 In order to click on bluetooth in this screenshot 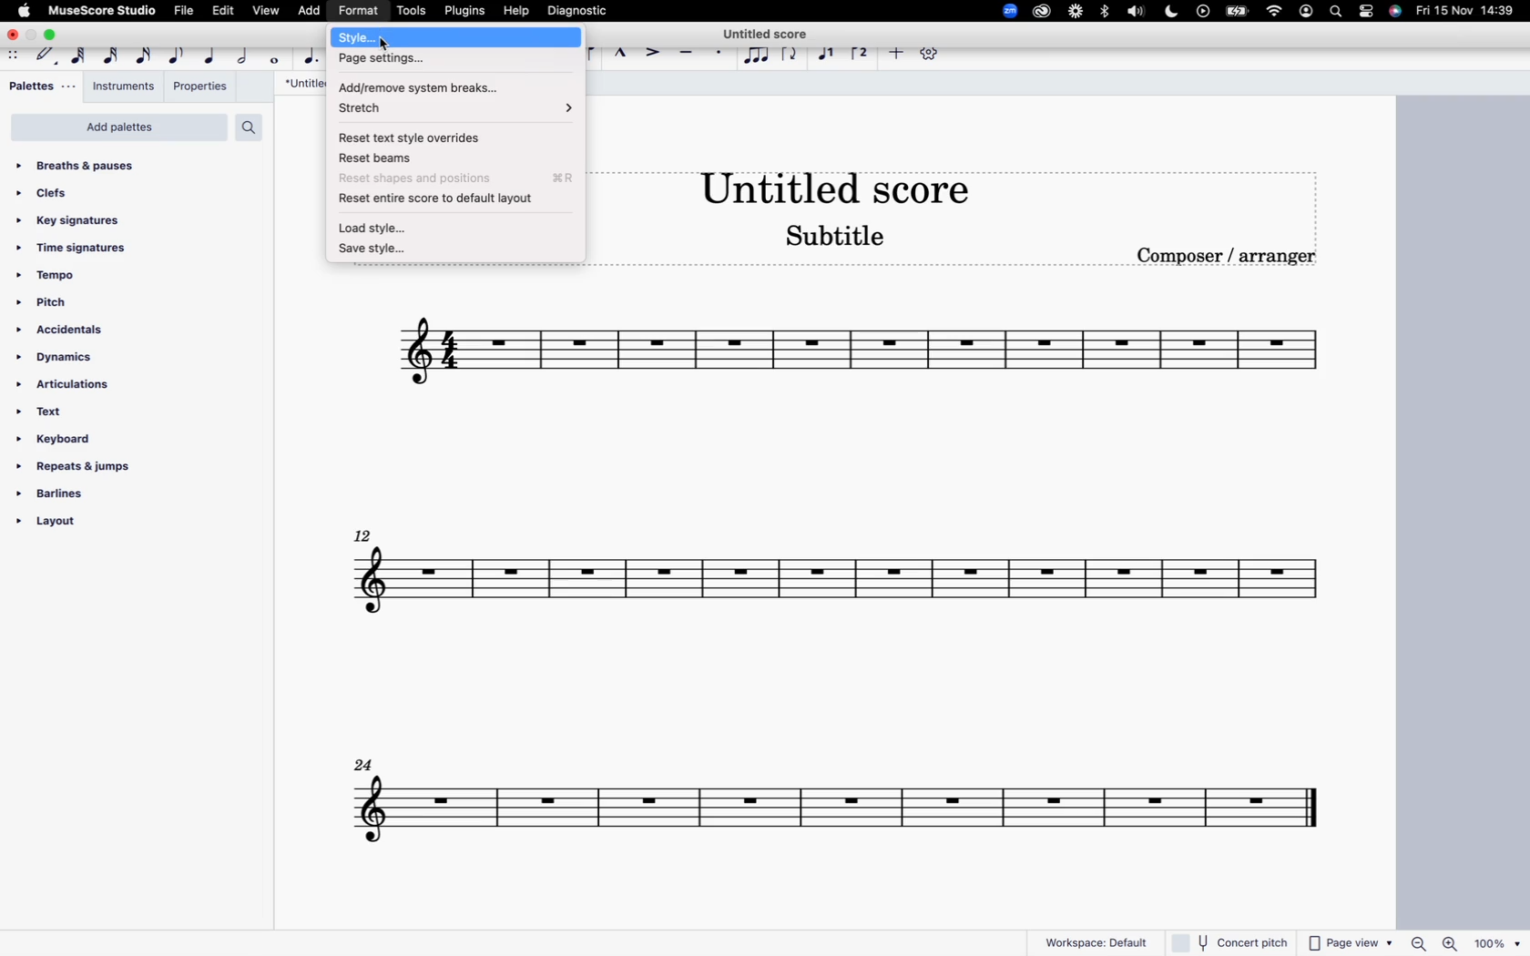, I will do `click(1103, 13)`.